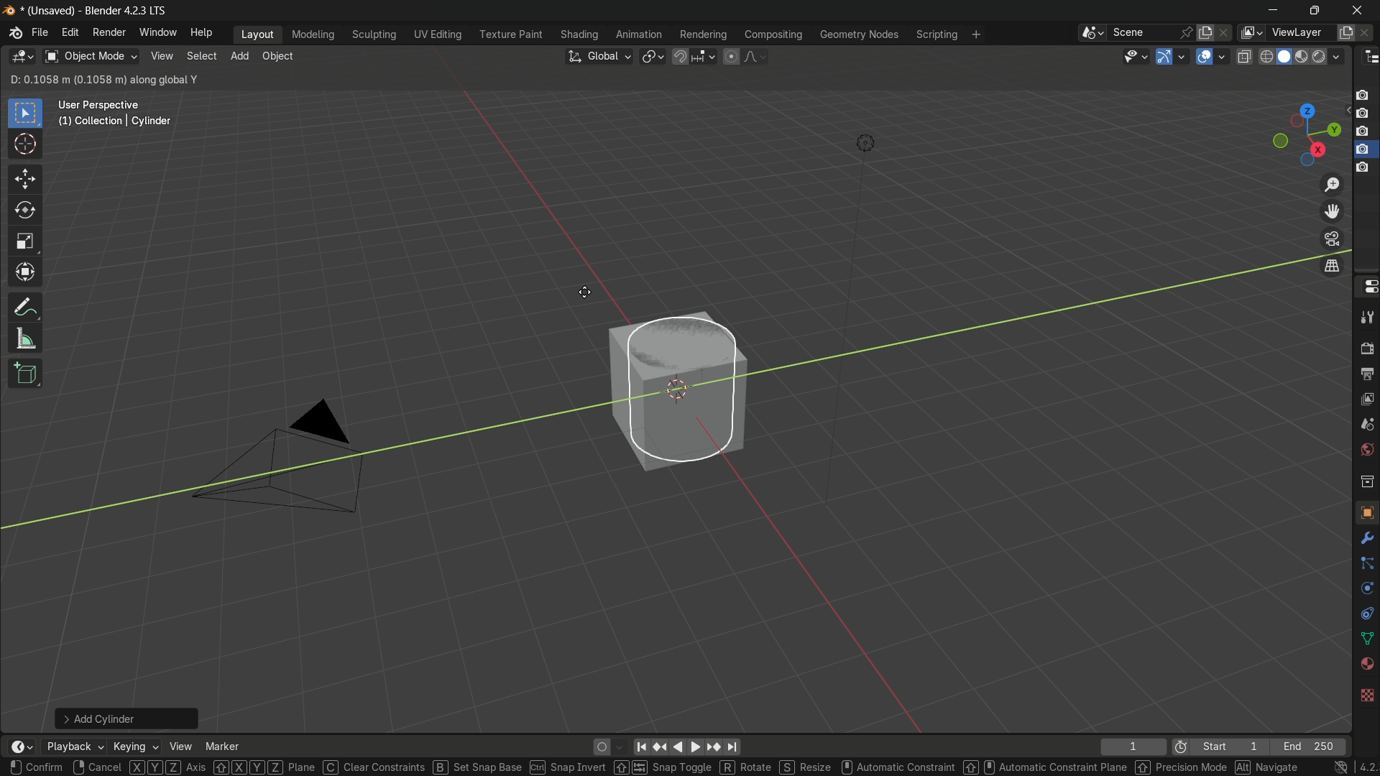  I want to click on preset viewpoint, so click(1306, 135).